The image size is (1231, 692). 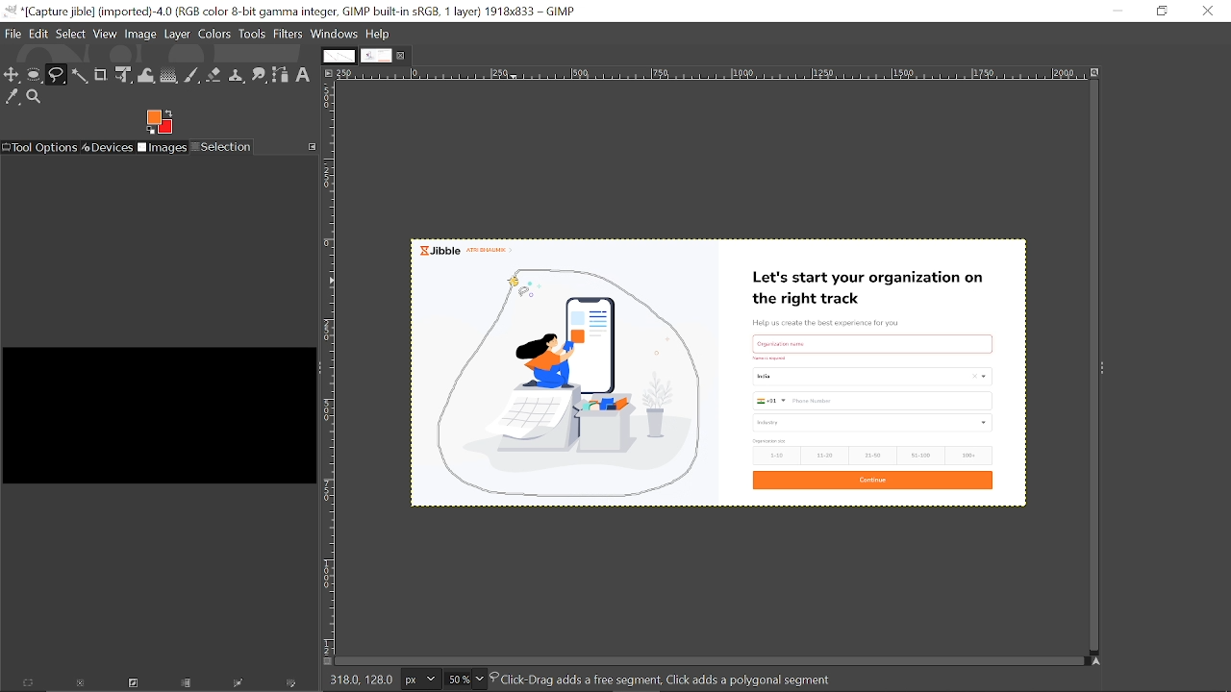 What do you see at coordinates (125, 76) in the screenshot?
I see `unified transform tool` at bounding box center [125, 76].